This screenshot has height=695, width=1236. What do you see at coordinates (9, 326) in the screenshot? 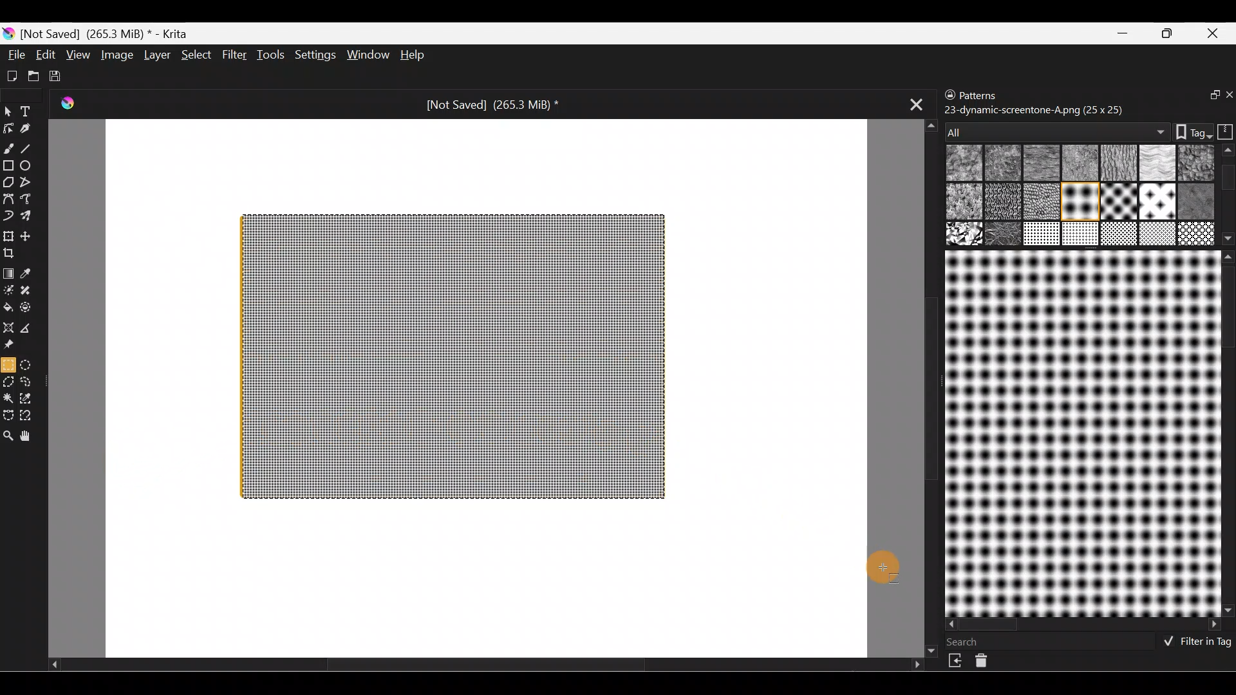
I see `Assistant tool` at bounding box center [9, 326].